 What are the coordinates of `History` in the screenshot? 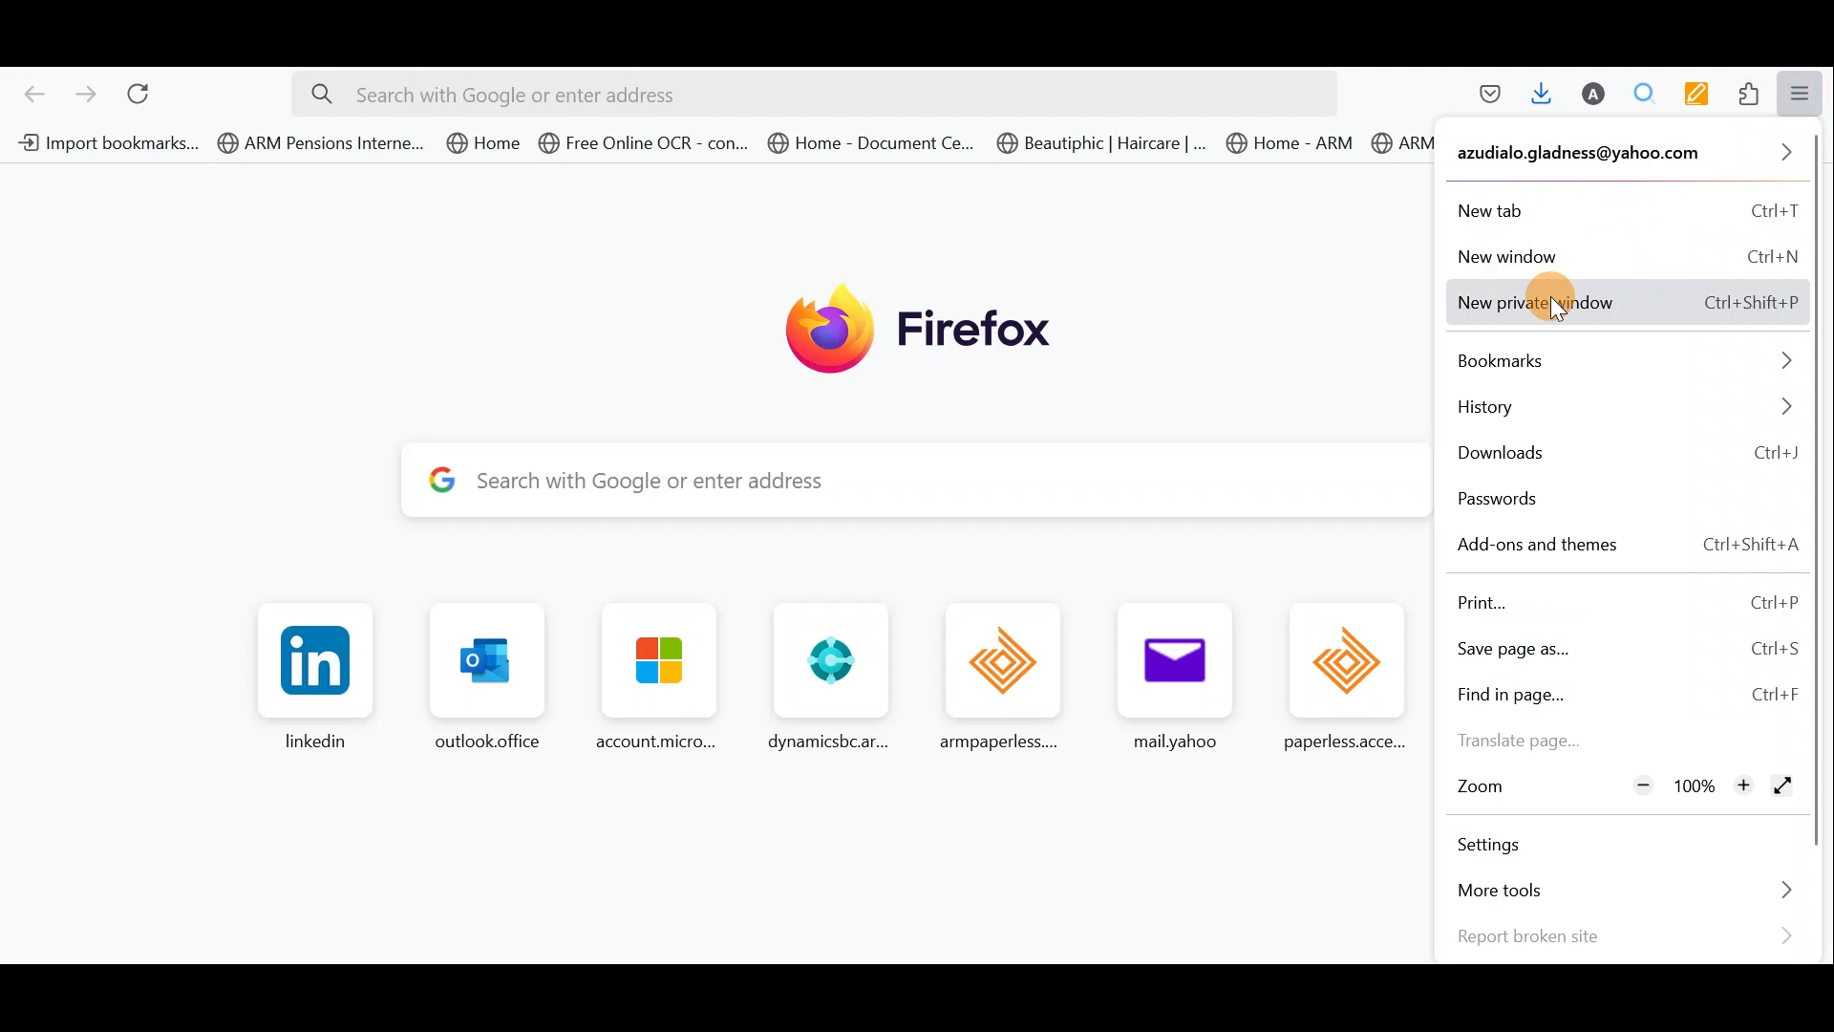 It's located at (1624, 411).